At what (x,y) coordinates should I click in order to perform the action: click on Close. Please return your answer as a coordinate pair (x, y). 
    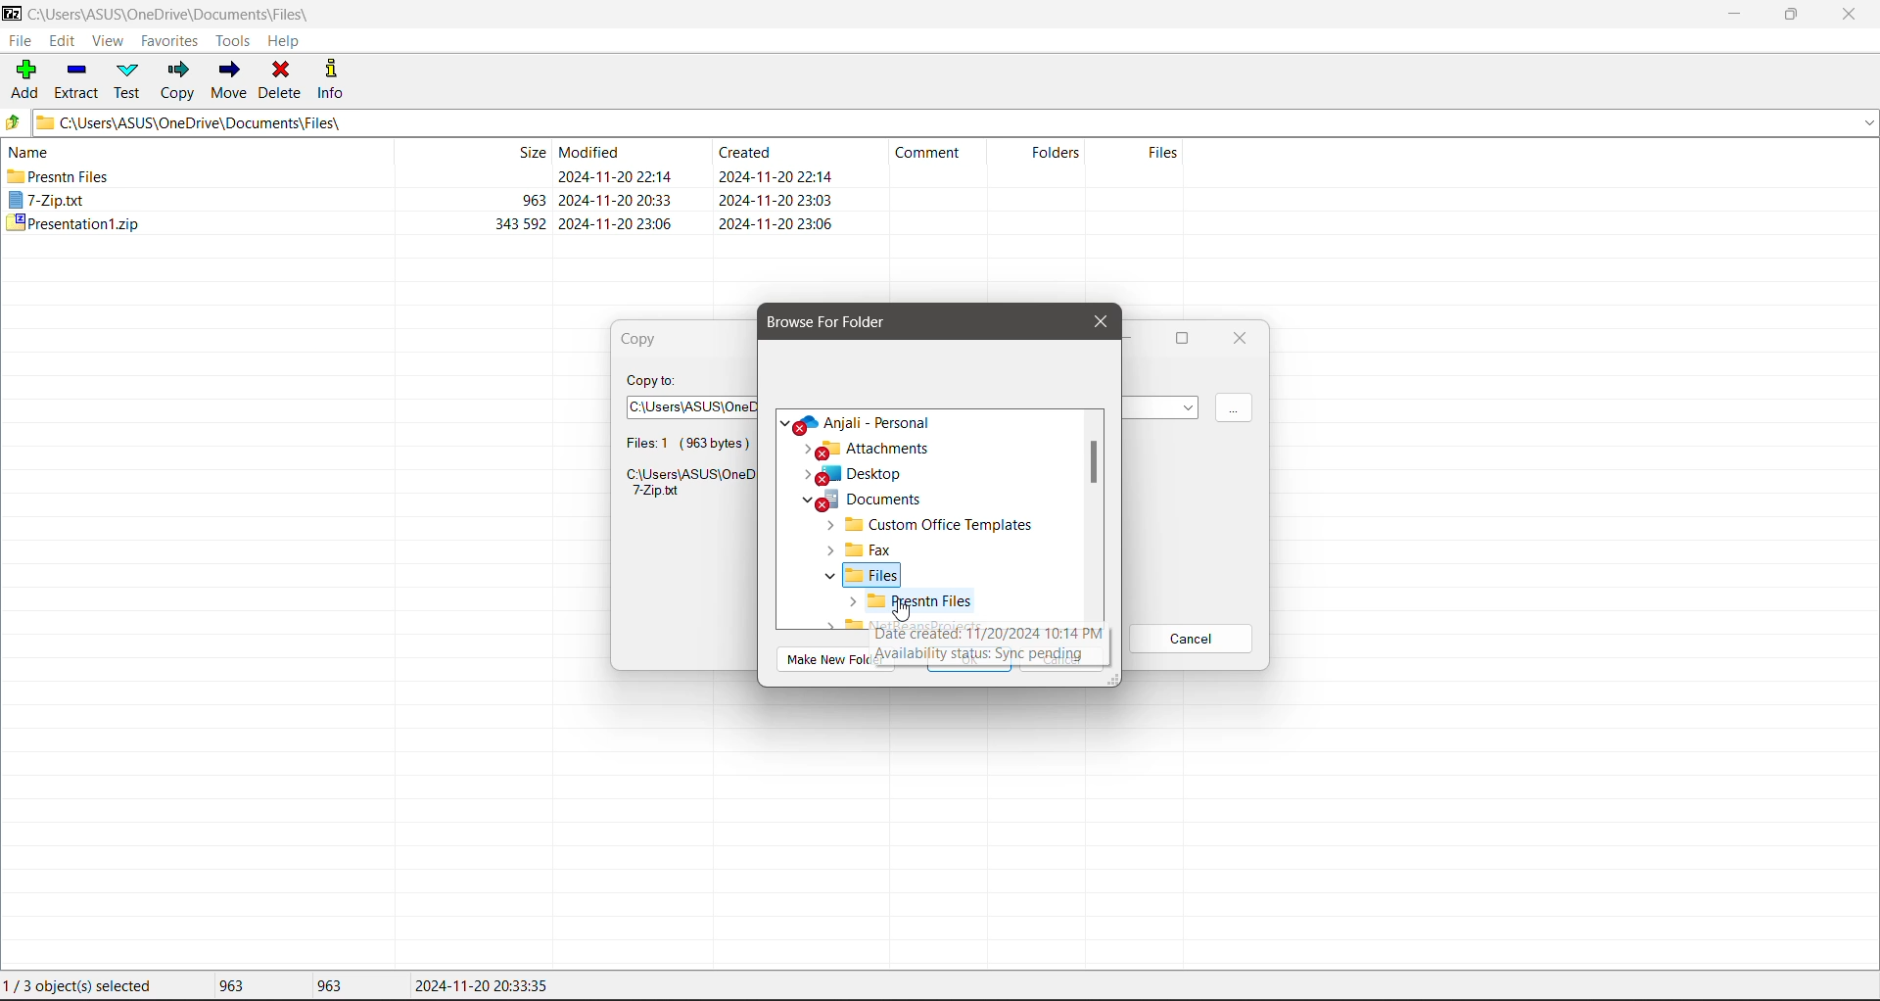
    Looking at the image, I should click on (1101, 322).